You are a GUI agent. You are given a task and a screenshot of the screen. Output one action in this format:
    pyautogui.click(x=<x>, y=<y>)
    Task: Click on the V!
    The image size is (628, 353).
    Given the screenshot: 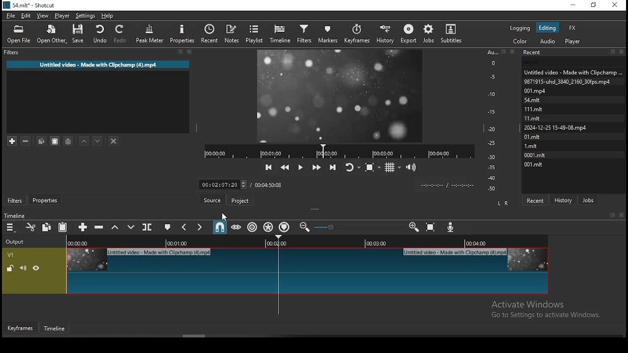 What is the action you would take?
    pyautogui.click(x=9, y=254)
    